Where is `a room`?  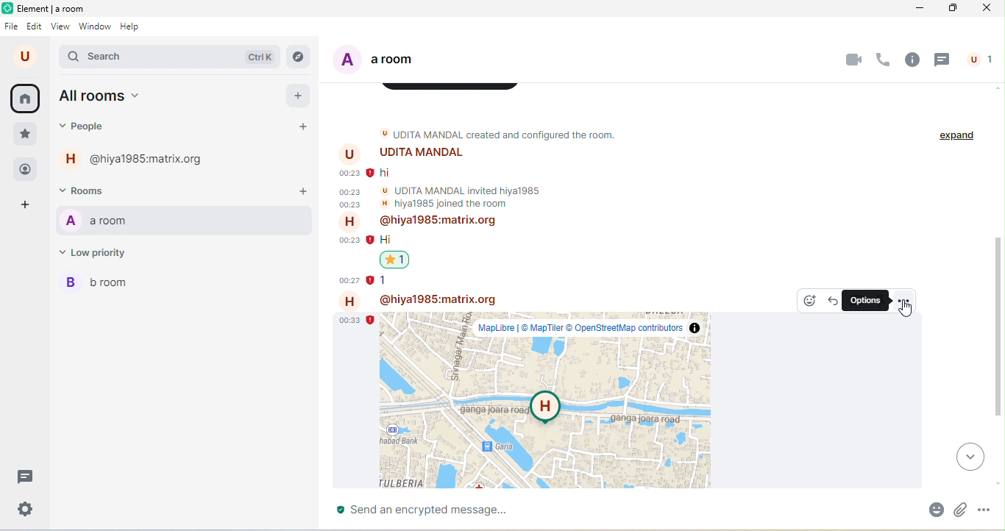
a room is located at coordinates (383, 60).